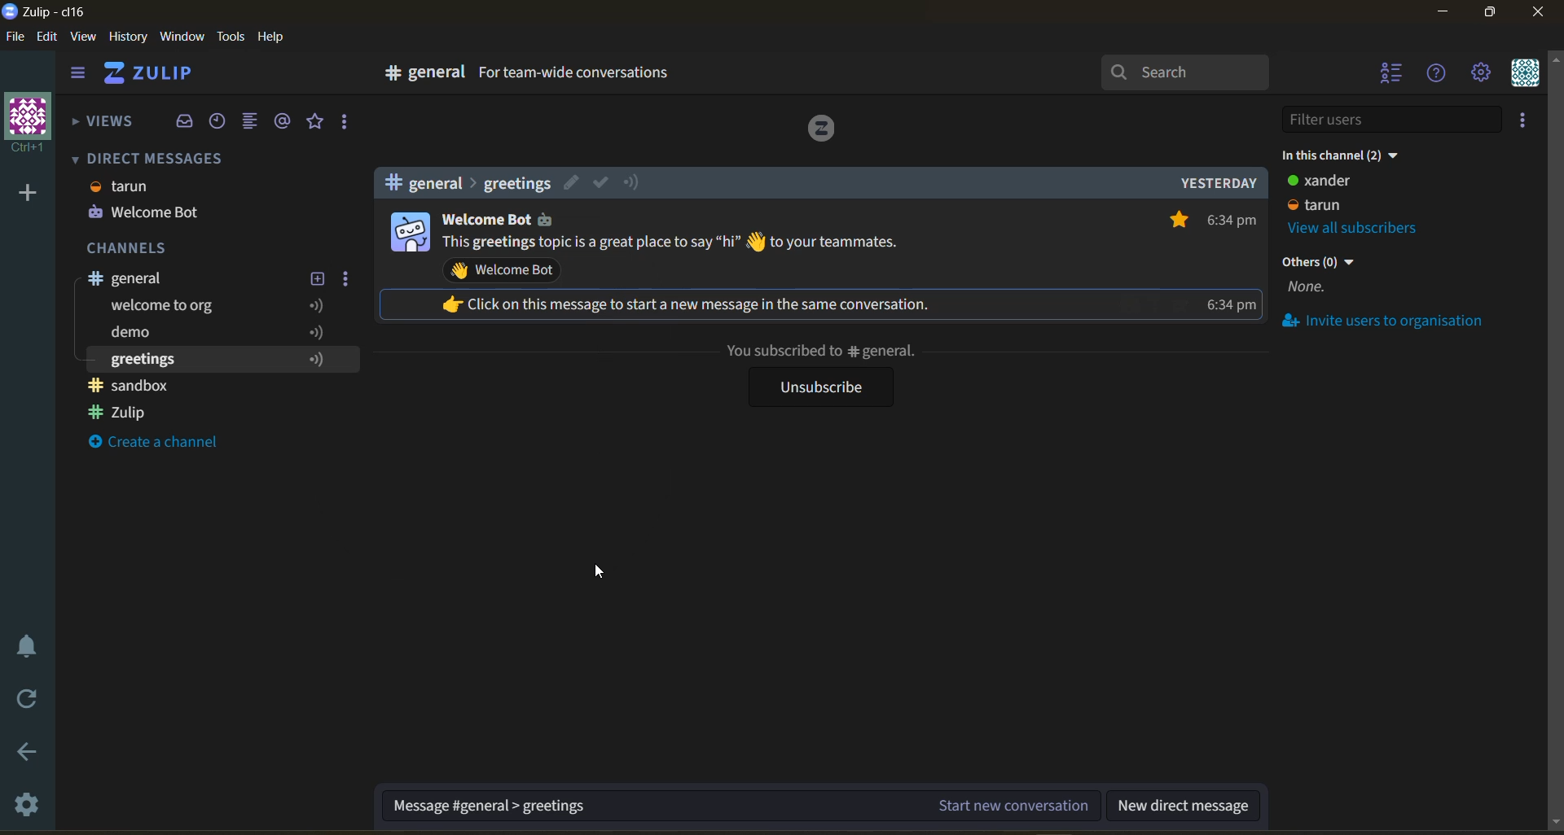 Image resolution: width=1564 pixels, height=835 pixels. I want to click on help manu, so click(1438, 73).